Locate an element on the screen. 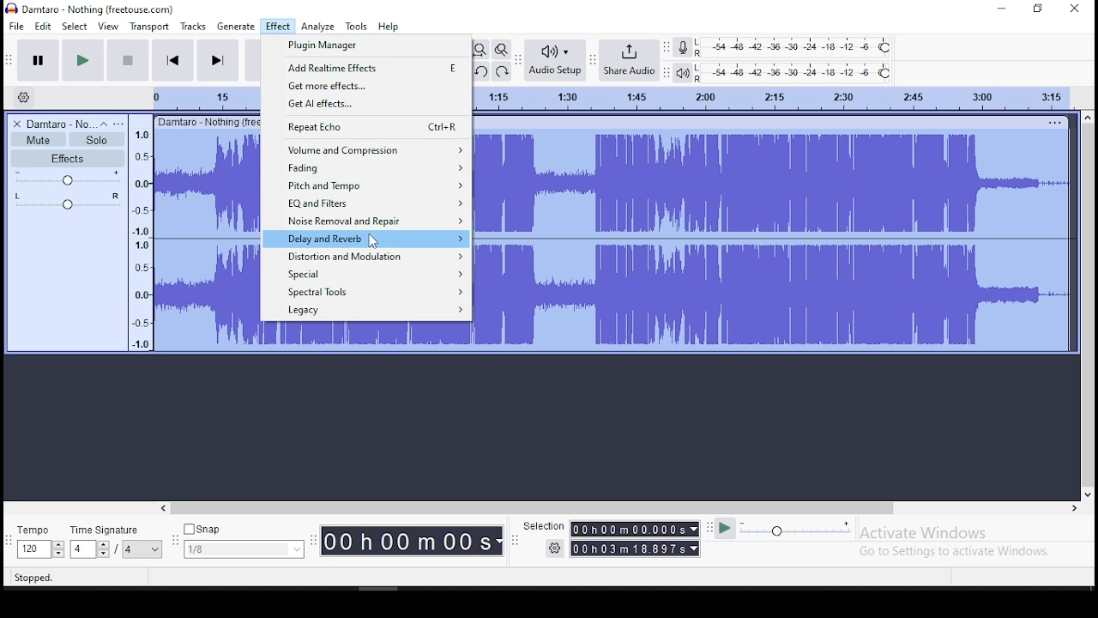 The height and width of the screenshot is (618, 1098). edit is located at coordinates (45, 26).